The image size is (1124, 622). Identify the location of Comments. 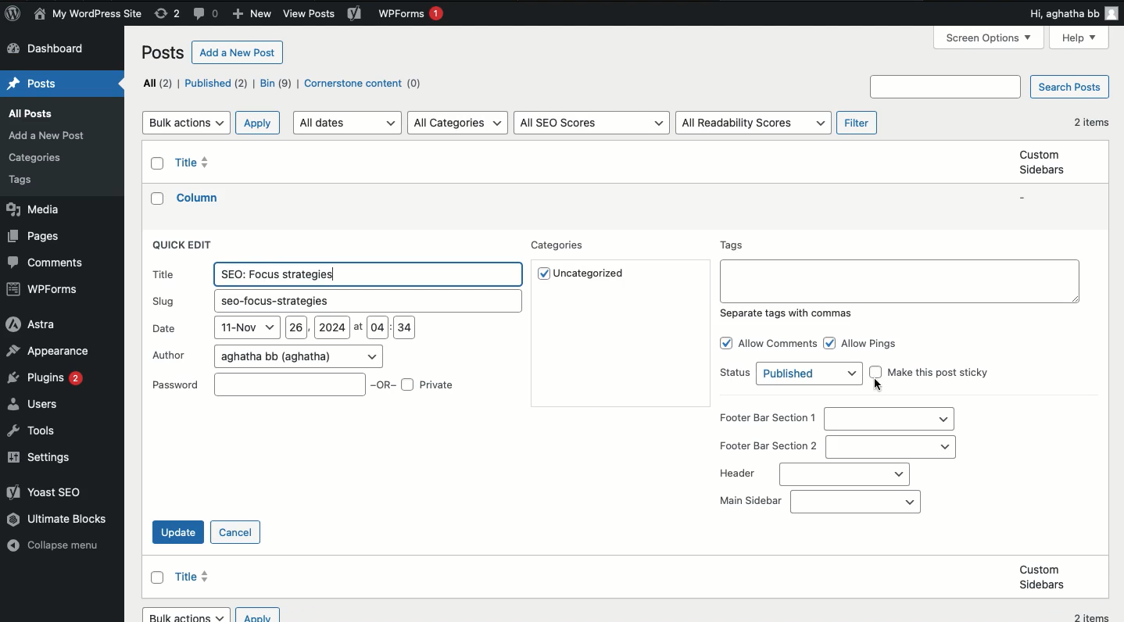
(45, 263).